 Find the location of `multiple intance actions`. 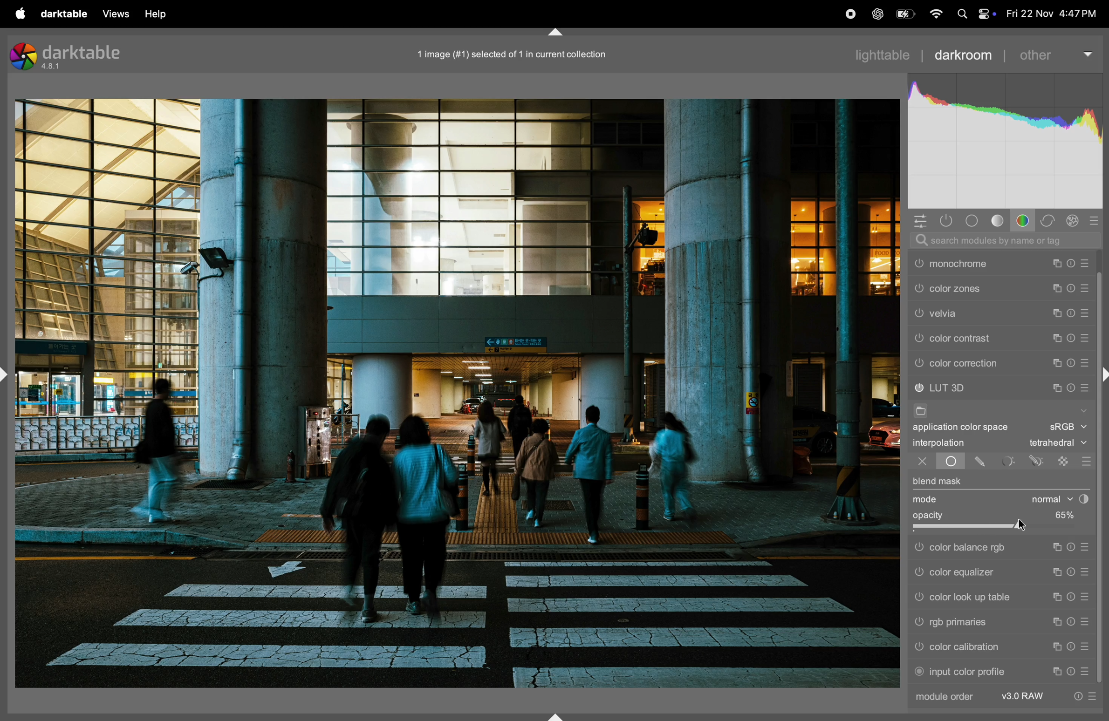

multiple intance actions is located at coordinates (1057, 312).